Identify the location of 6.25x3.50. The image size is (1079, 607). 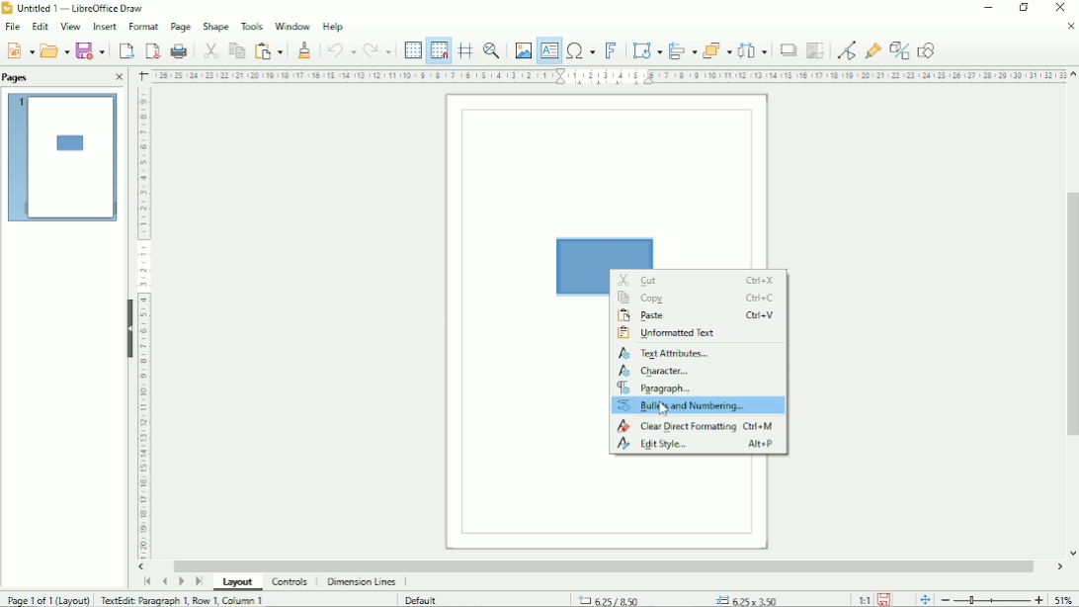
(746, 598).